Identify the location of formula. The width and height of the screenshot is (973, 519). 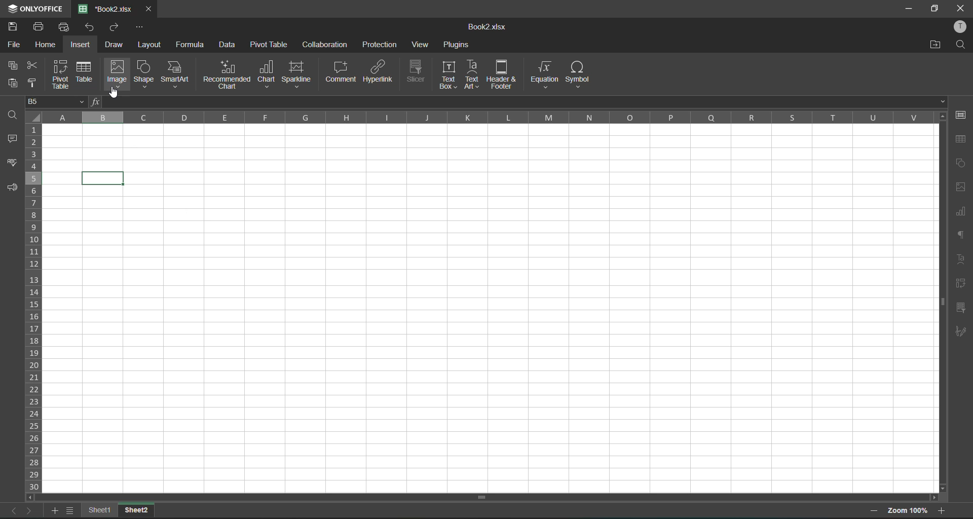
(195, 46).